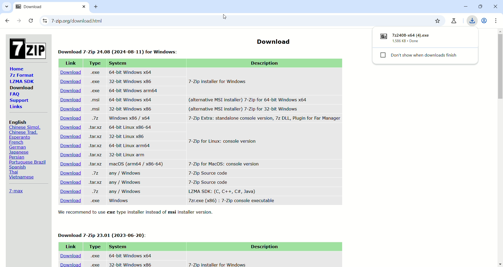 This screenshot has height=267, width=503. What do you see at coordinates (131, 81) in the screenshot?
I see `32-bit Windows x86` at bounding box center [131, 81].